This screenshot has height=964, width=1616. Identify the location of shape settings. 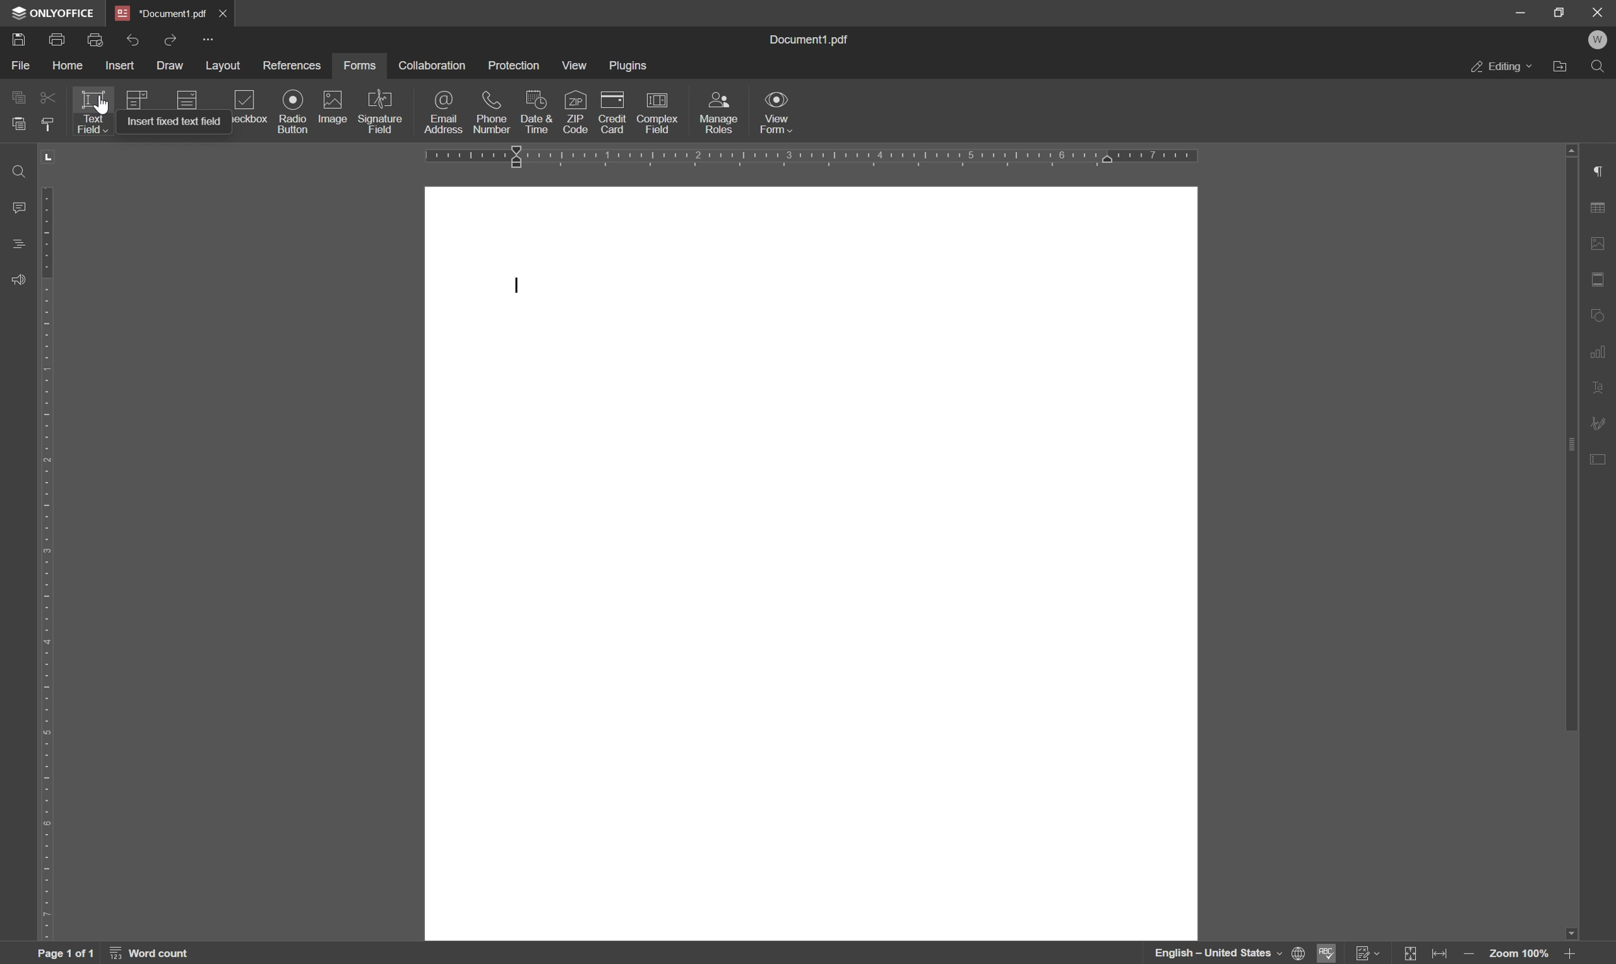
(1599, 314).